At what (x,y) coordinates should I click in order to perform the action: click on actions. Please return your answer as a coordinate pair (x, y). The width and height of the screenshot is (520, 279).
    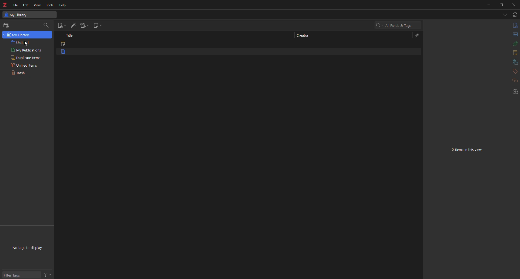
    Looking at the image, I should click on (47, 274).